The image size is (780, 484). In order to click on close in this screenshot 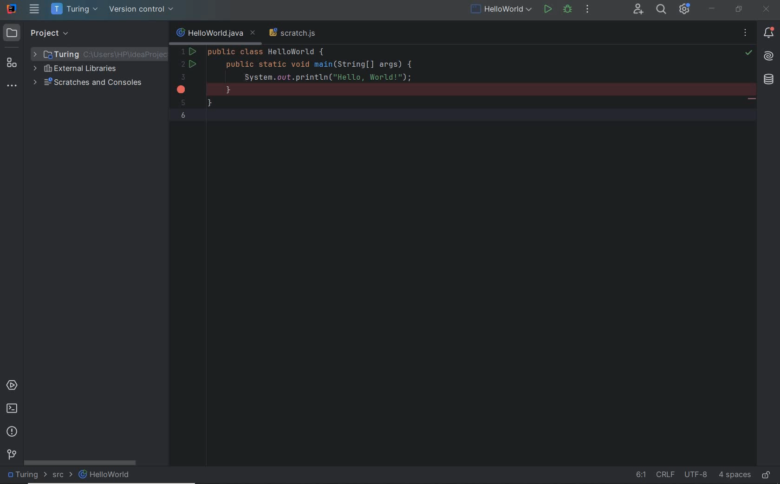, I will do `click(767, 9)`.